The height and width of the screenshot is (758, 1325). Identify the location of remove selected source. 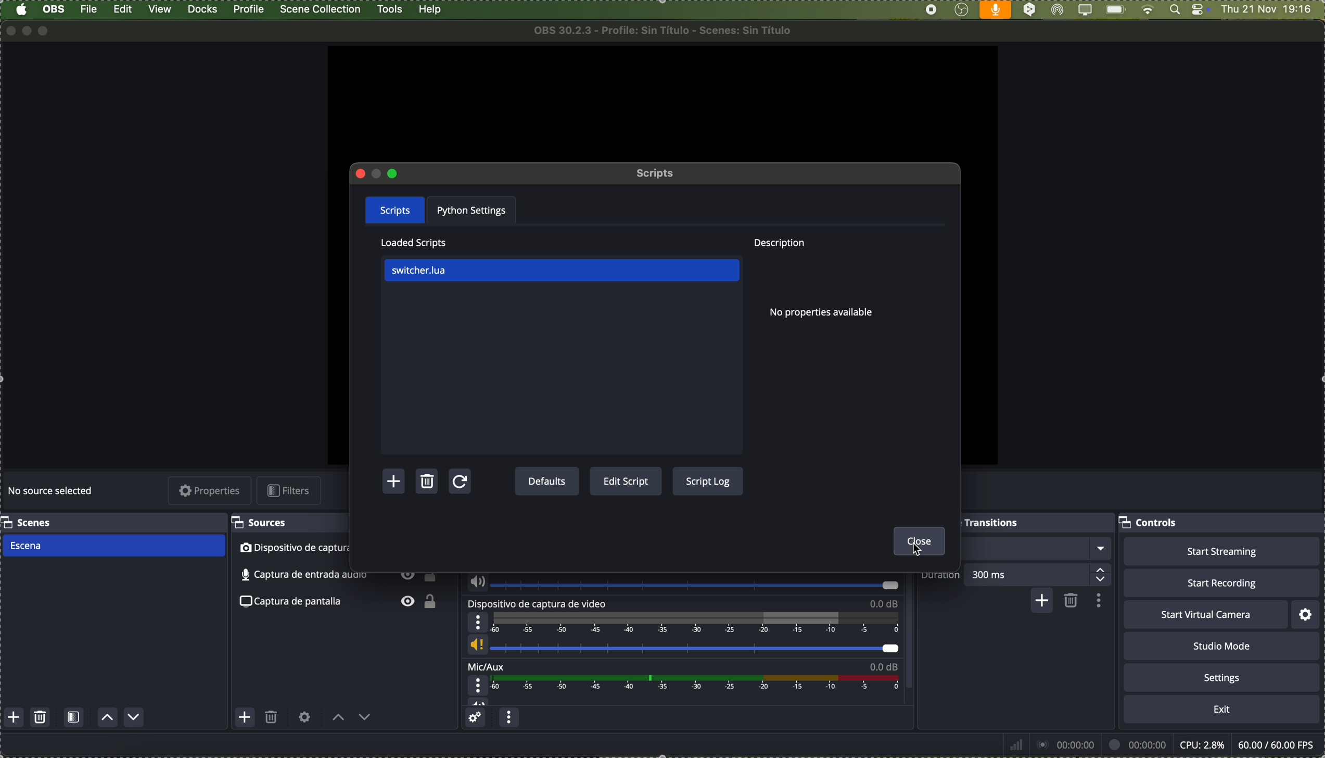
(272, 719).